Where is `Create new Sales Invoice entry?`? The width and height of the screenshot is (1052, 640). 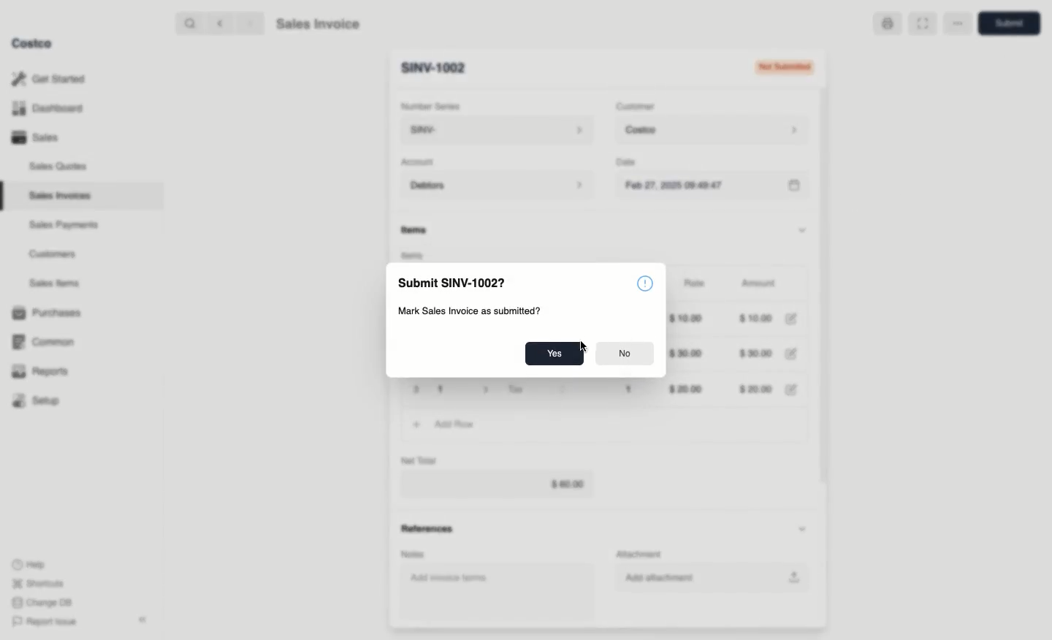
Create new Sales Invoice entry? is located at coordinates (470, 311).